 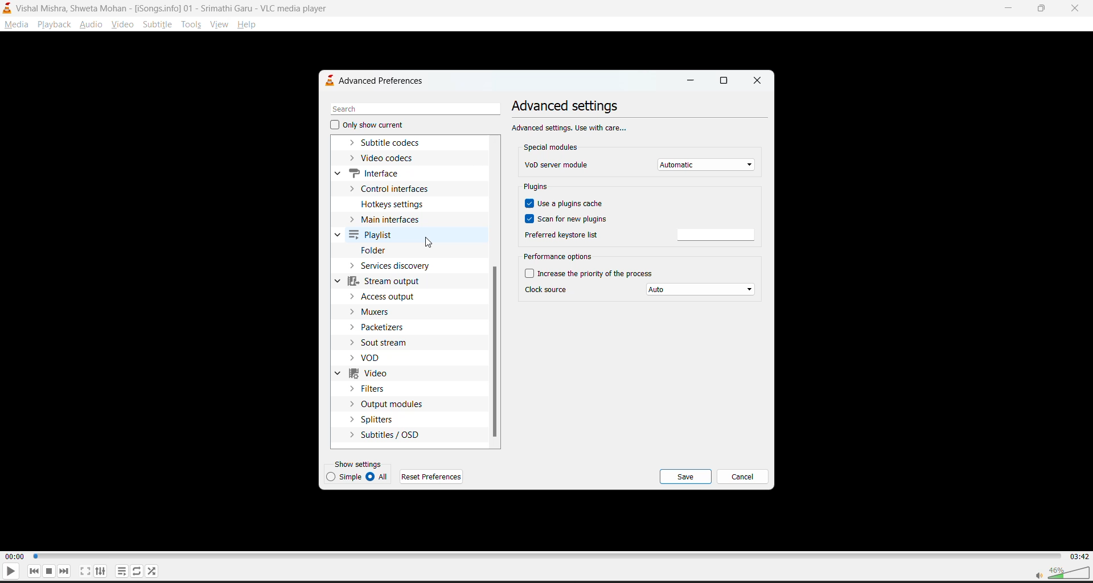 What do you see at coordinates (371, 313) in the screenshot?
I see `muxers` at bounding box center [371, 313].